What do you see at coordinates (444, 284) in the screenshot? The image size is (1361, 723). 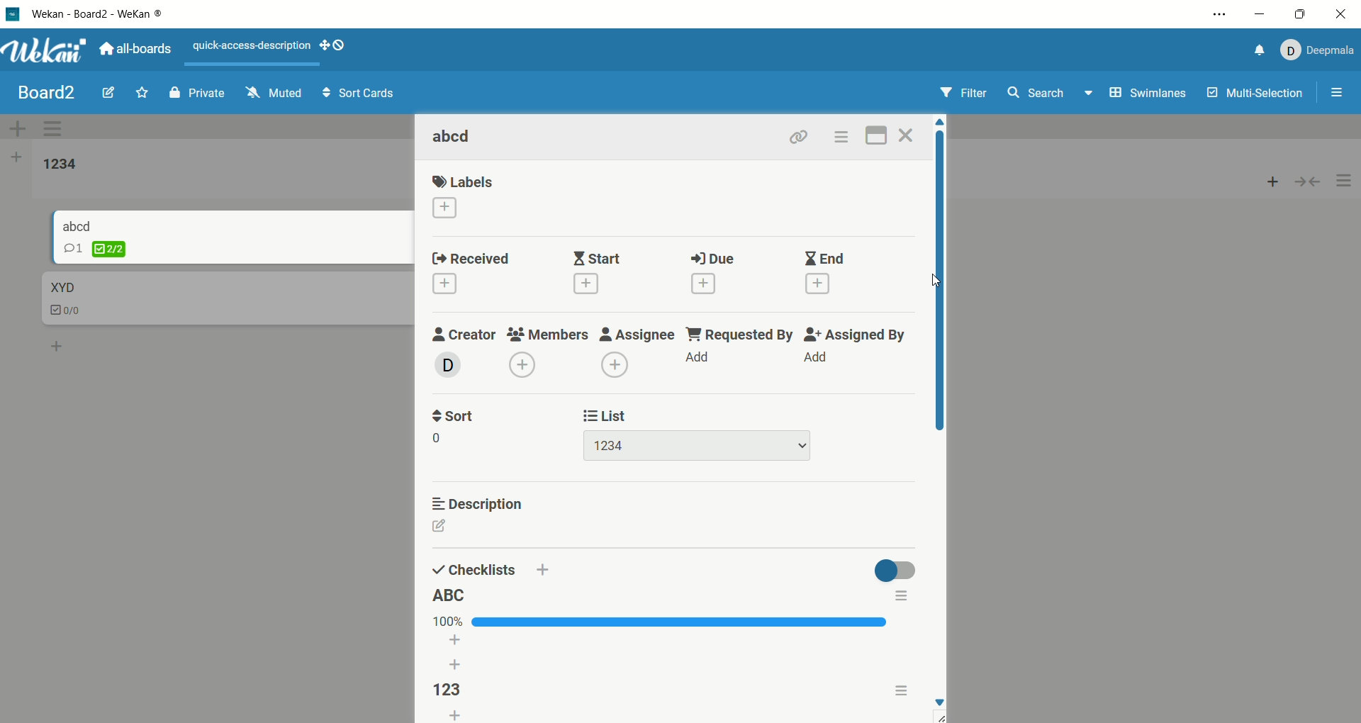 I see `add` at bounding box center [444, 284].